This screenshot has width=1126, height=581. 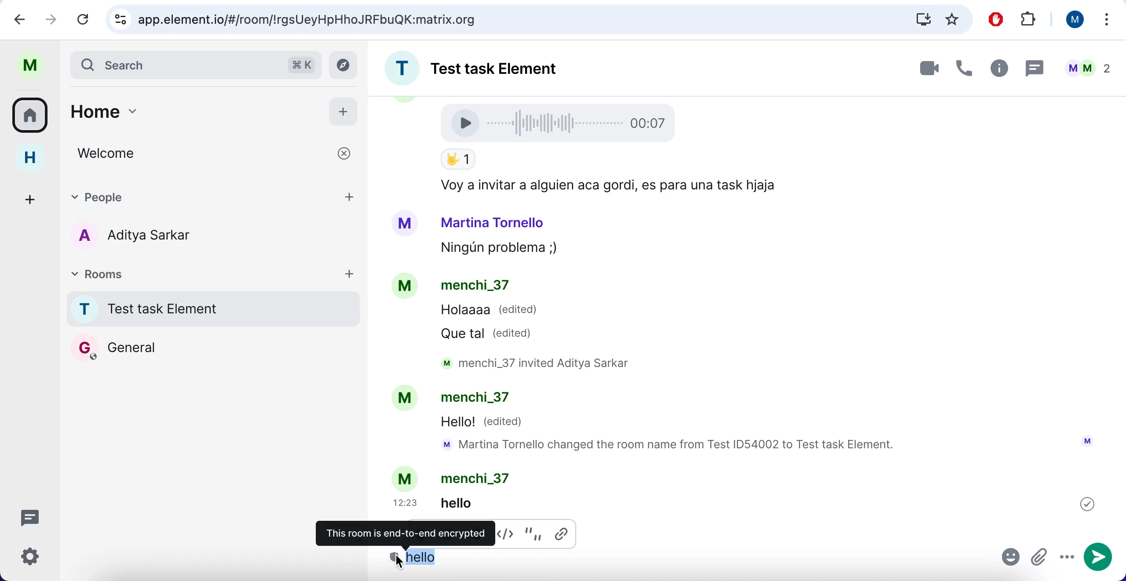 I want to click on add, so click(x=351, y=196).